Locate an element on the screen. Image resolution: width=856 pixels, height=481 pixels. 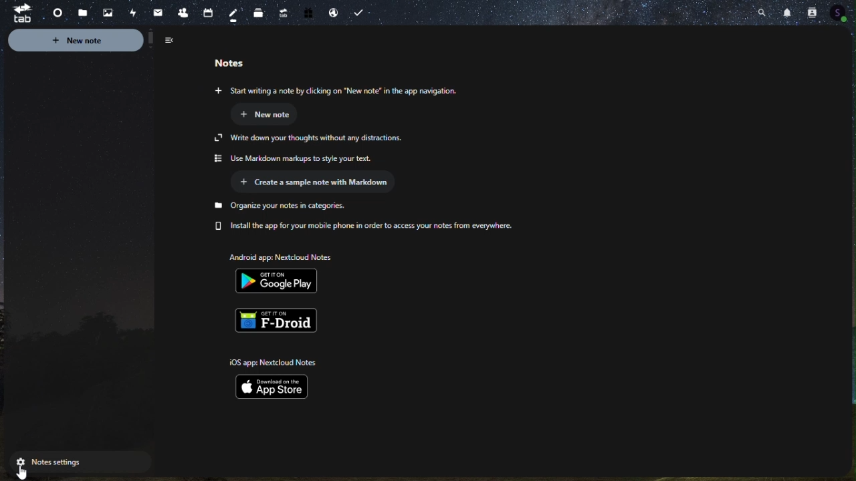
Android app: Nextcloud Notes is located at coordinates (280, 256).